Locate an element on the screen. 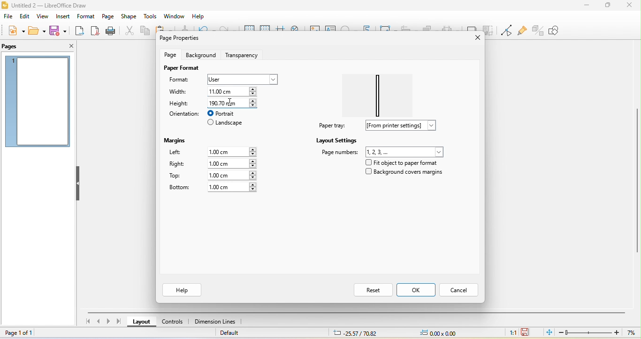  page number is located at coordinates (383, 151).